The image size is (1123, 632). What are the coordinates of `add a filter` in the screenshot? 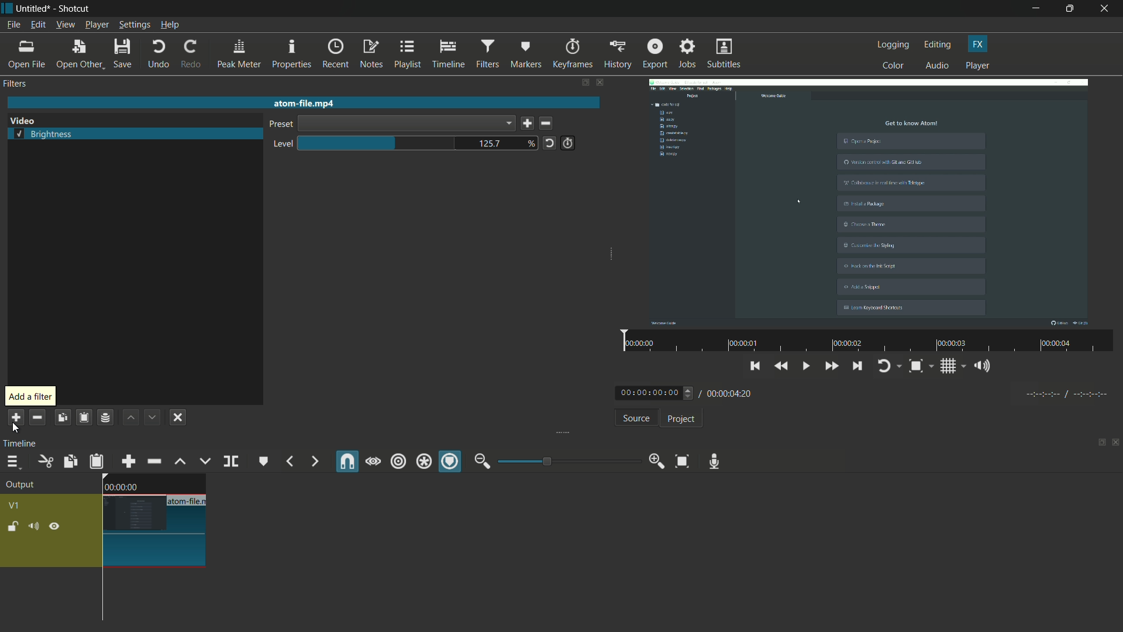 It's located at (30, 397).